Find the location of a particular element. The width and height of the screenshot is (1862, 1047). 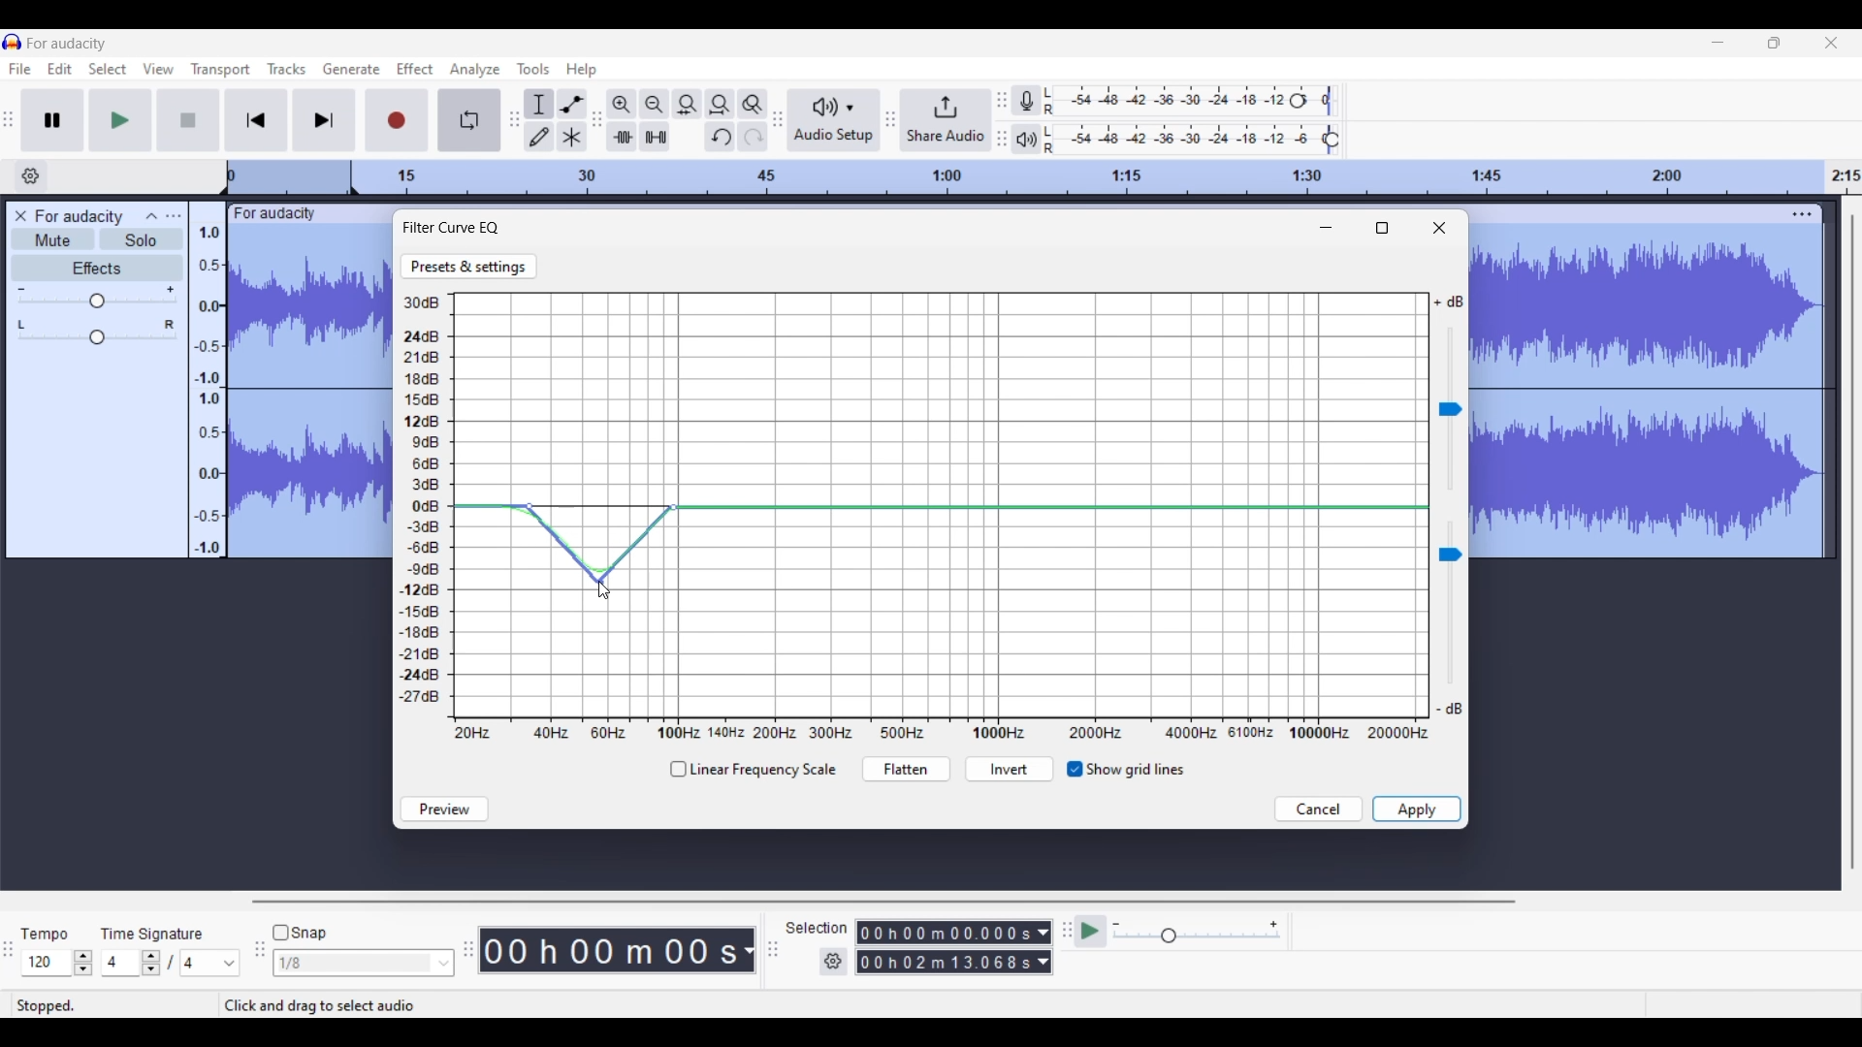

Scale to track length of audio is located at coordinates (1112, 177).